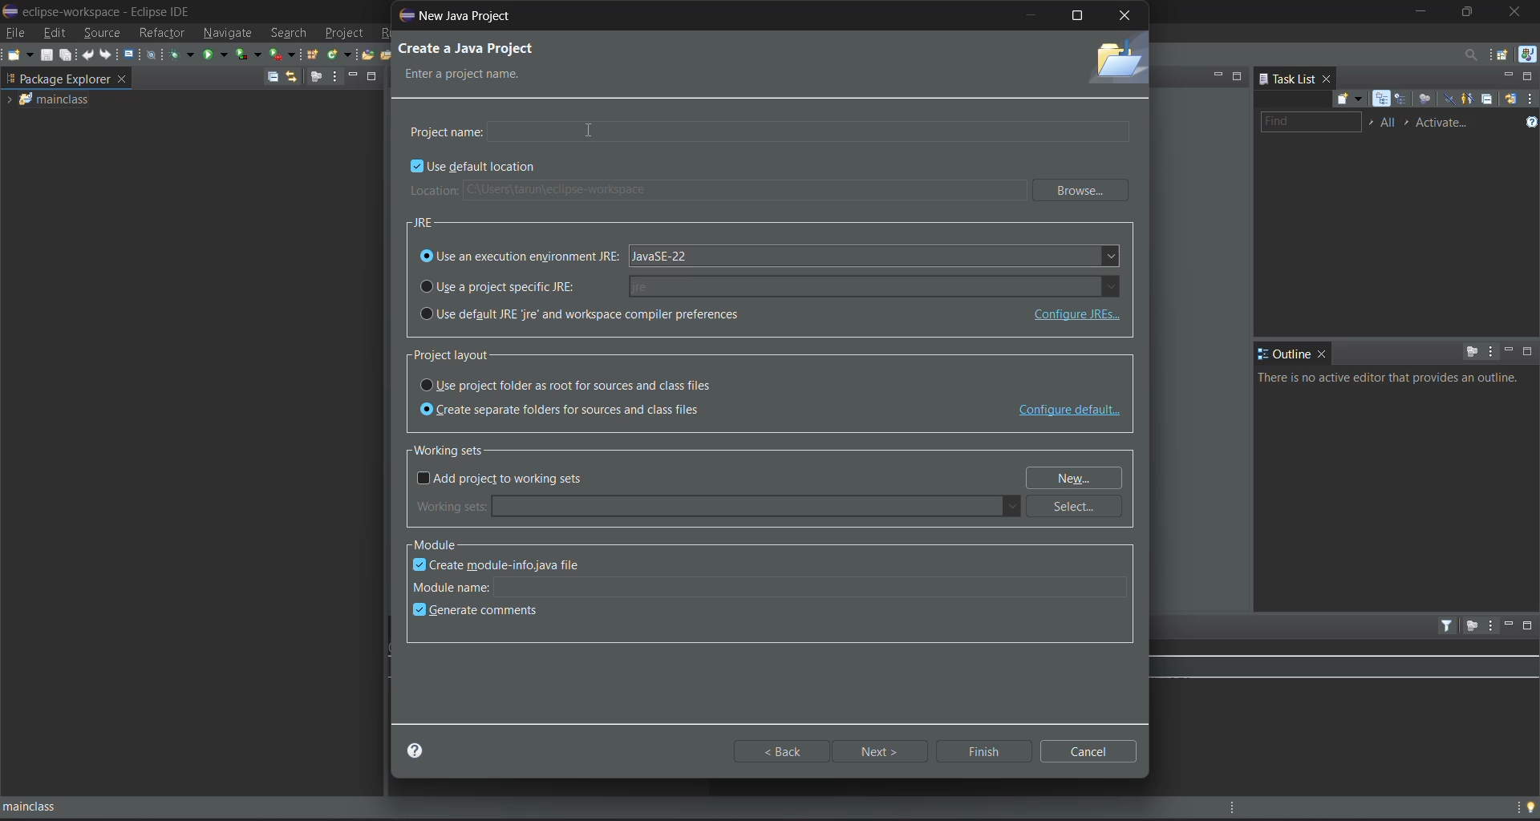 The width and height of the screenshot is (1540, 821). I want to click on back, so click(783, 750).